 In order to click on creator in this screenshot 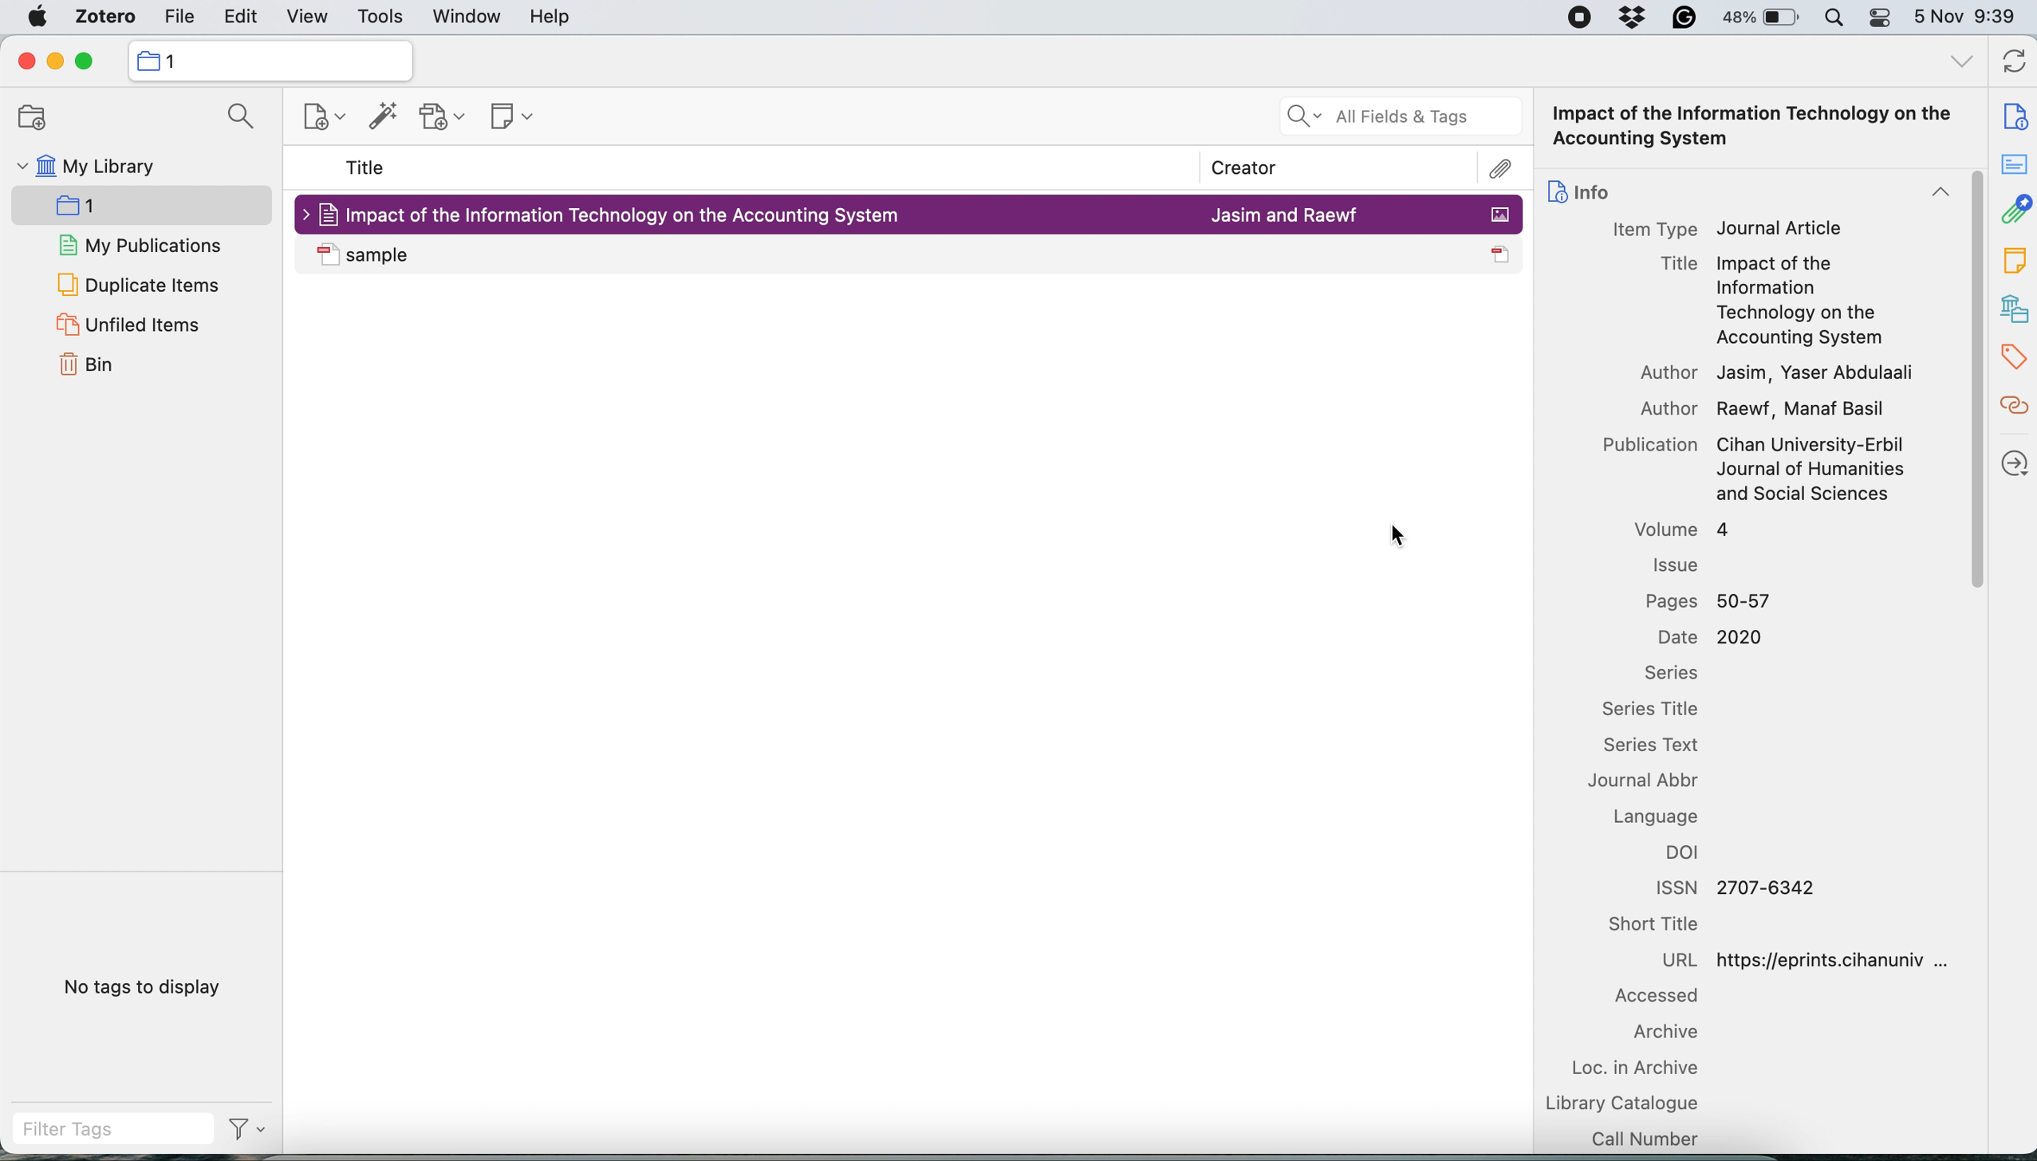, I will do `click(1259, 168)`.